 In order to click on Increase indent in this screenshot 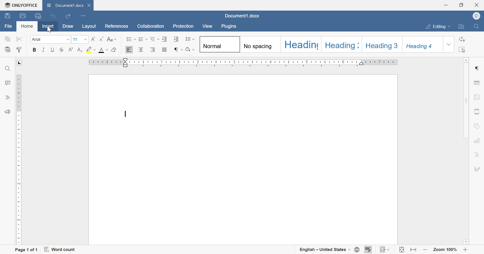, I will do `click(176, 40)`.